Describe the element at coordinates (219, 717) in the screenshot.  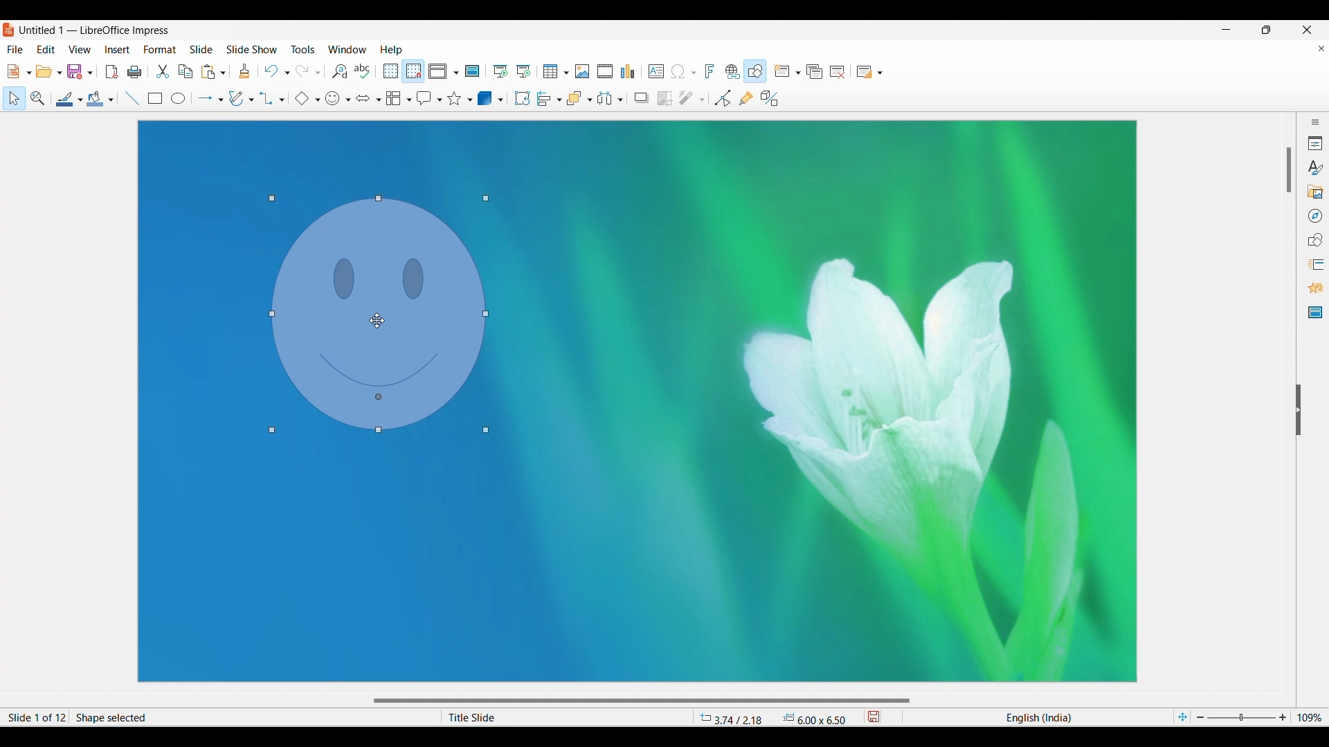
I see `Shape selected` at that location.